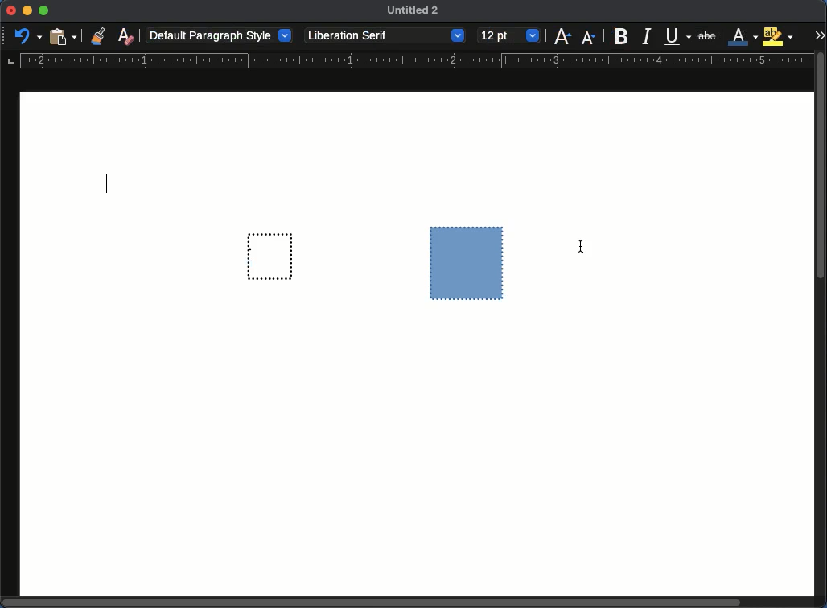 The image size is (827, 608). Describe the element at coordinates (97, 35) in the screenshot. I see `clone formatting` at that location.